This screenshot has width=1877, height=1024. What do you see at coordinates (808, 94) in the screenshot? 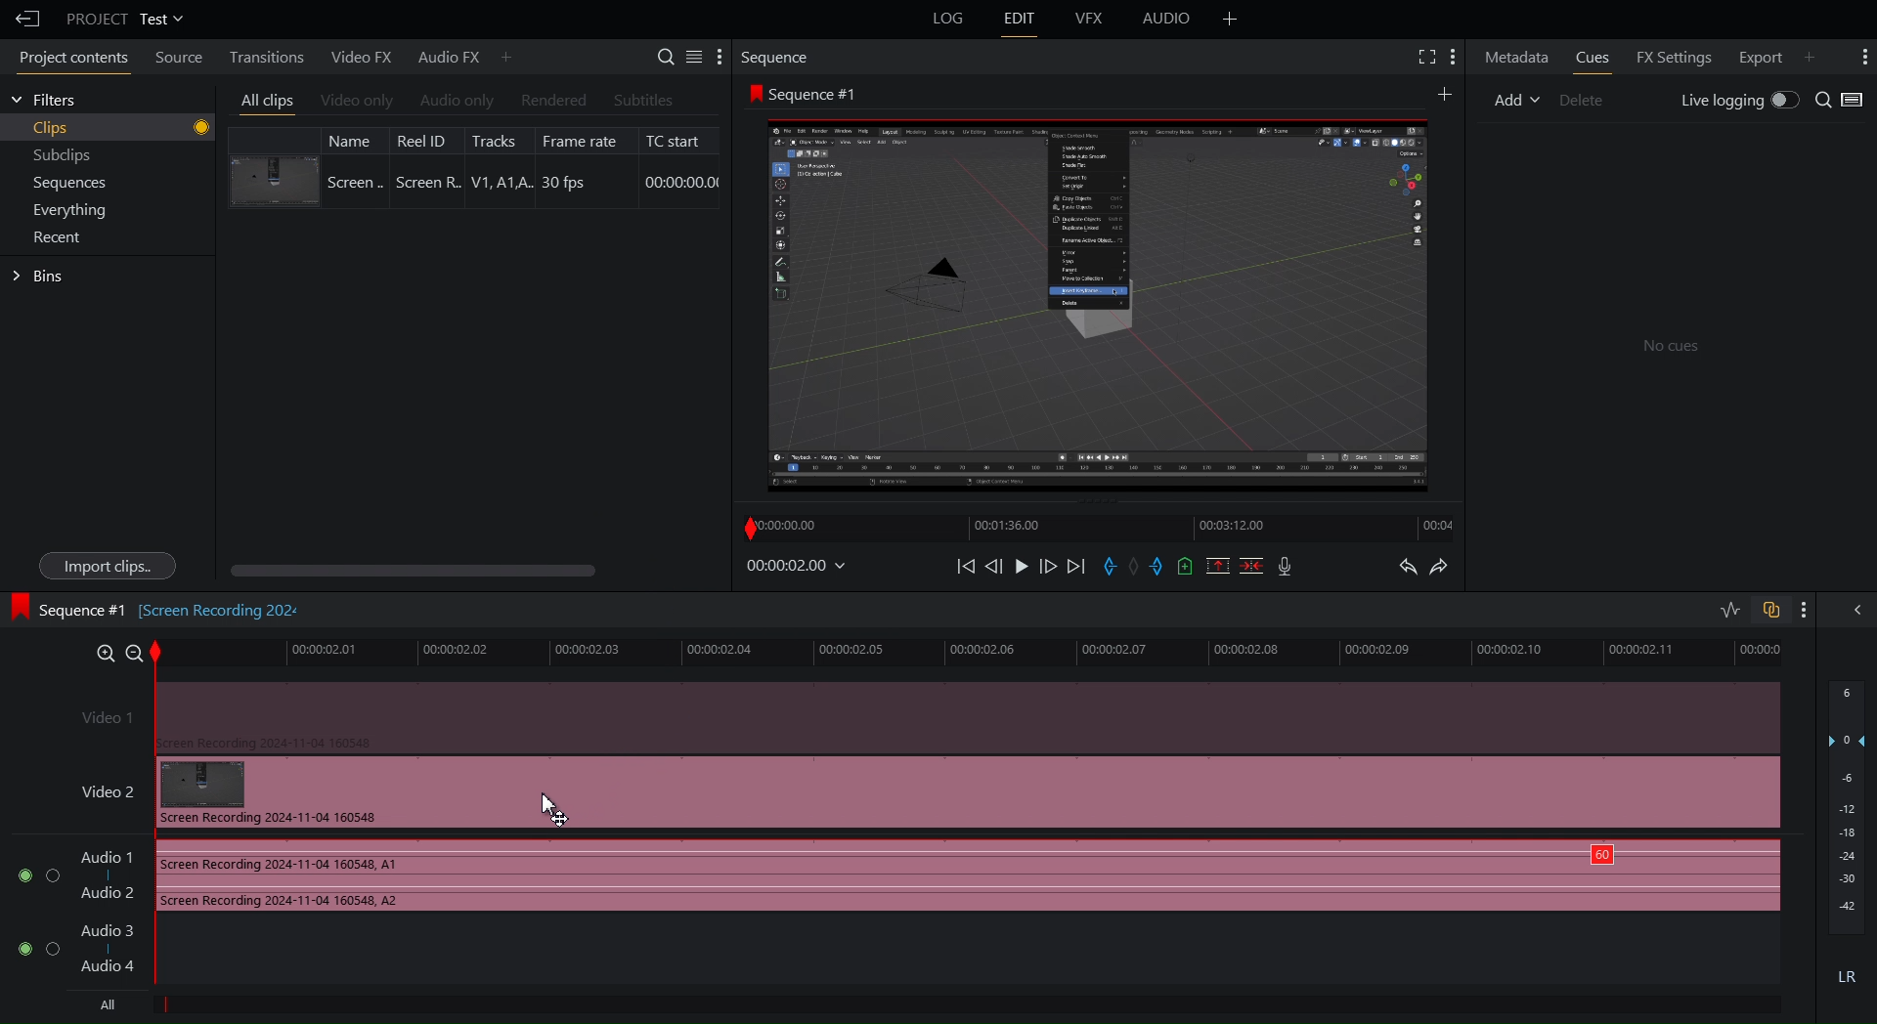
I see `Sequence #1` at bounding box center [808, 94].